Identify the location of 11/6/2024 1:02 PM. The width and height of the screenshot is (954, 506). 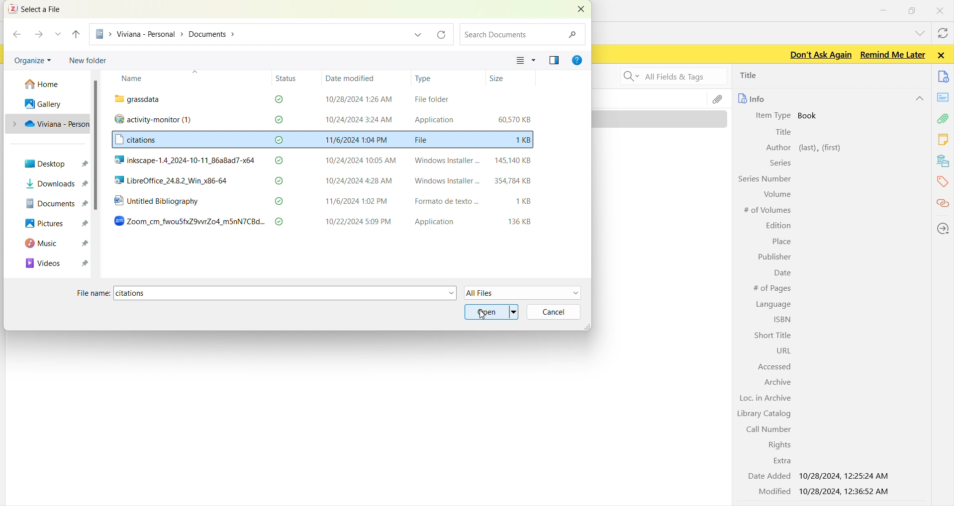
(350, 202).